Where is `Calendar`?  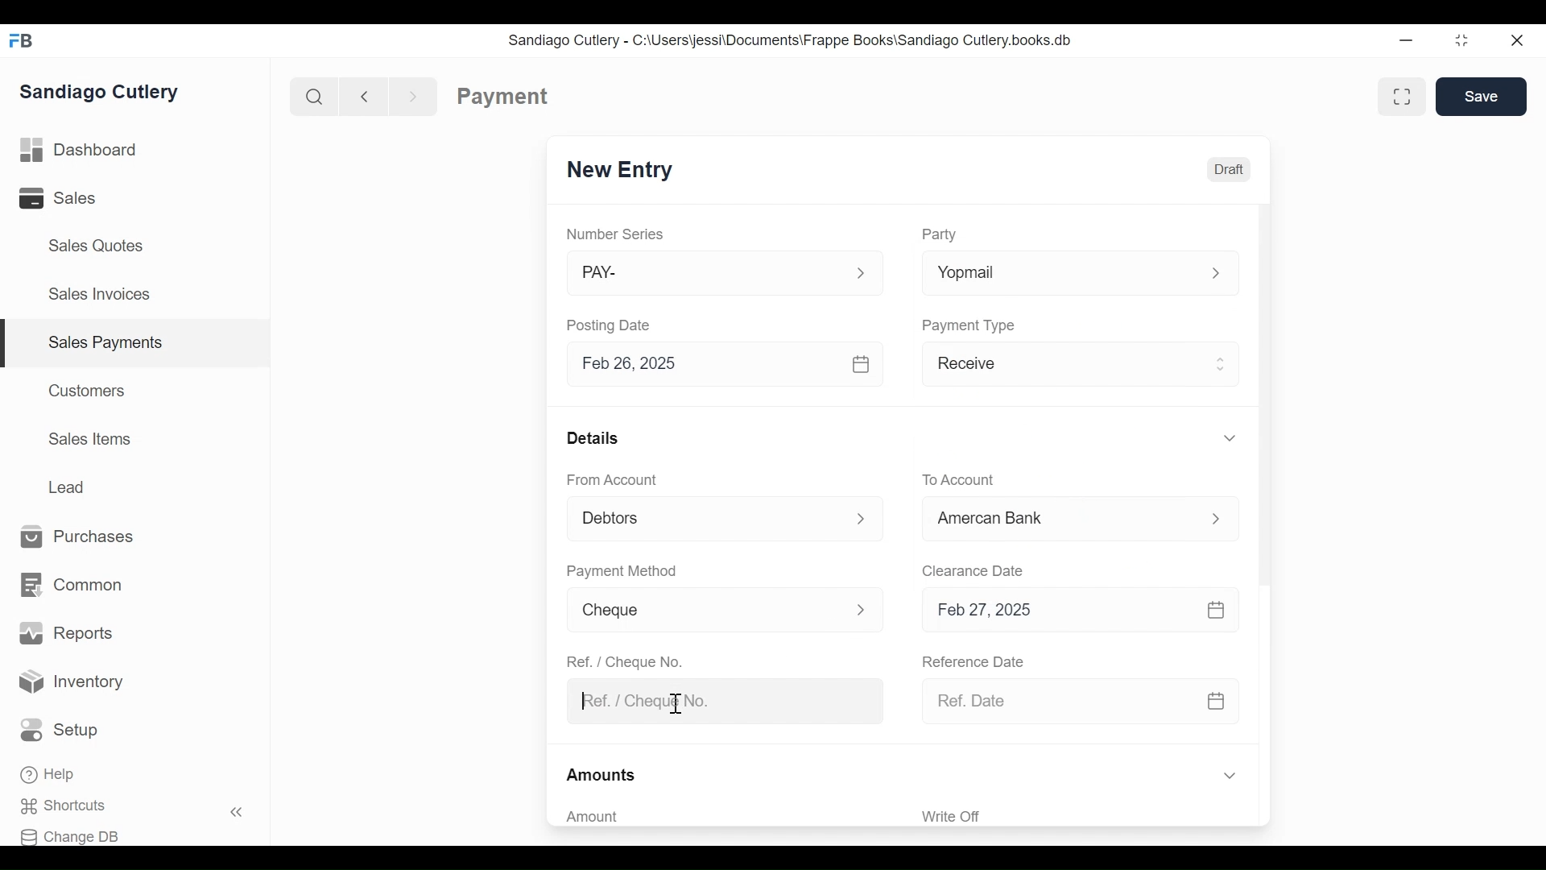
Calendar is located at coordinates (864, 365).